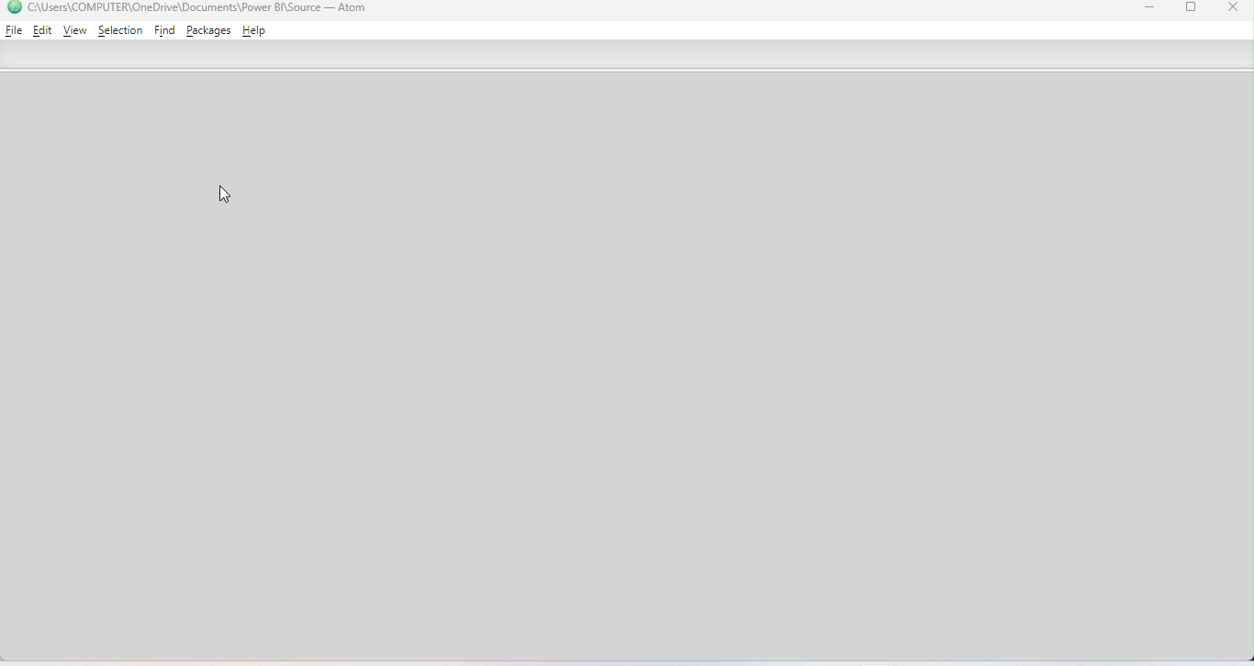 The width and height of the screenshot is (1254, 666). I want to click on File, so click(15, 29).